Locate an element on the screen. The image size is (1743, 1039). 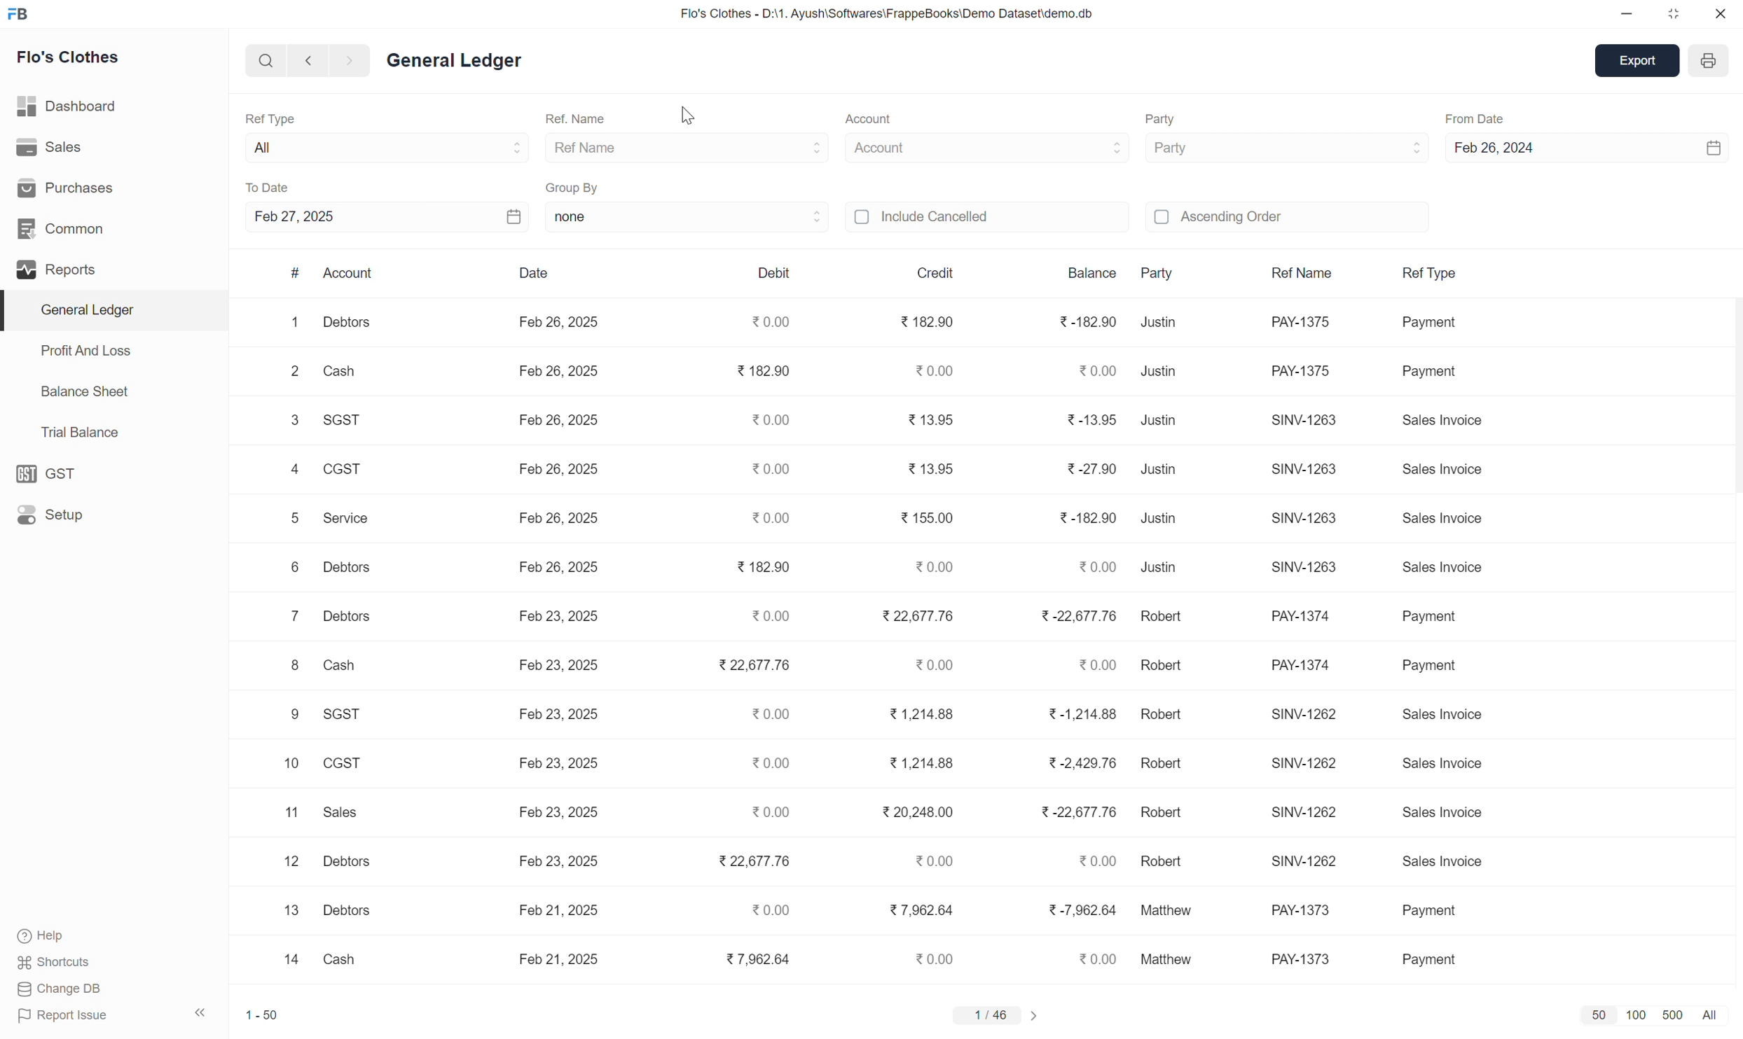
close panel is located at coordinates (205, 1011).